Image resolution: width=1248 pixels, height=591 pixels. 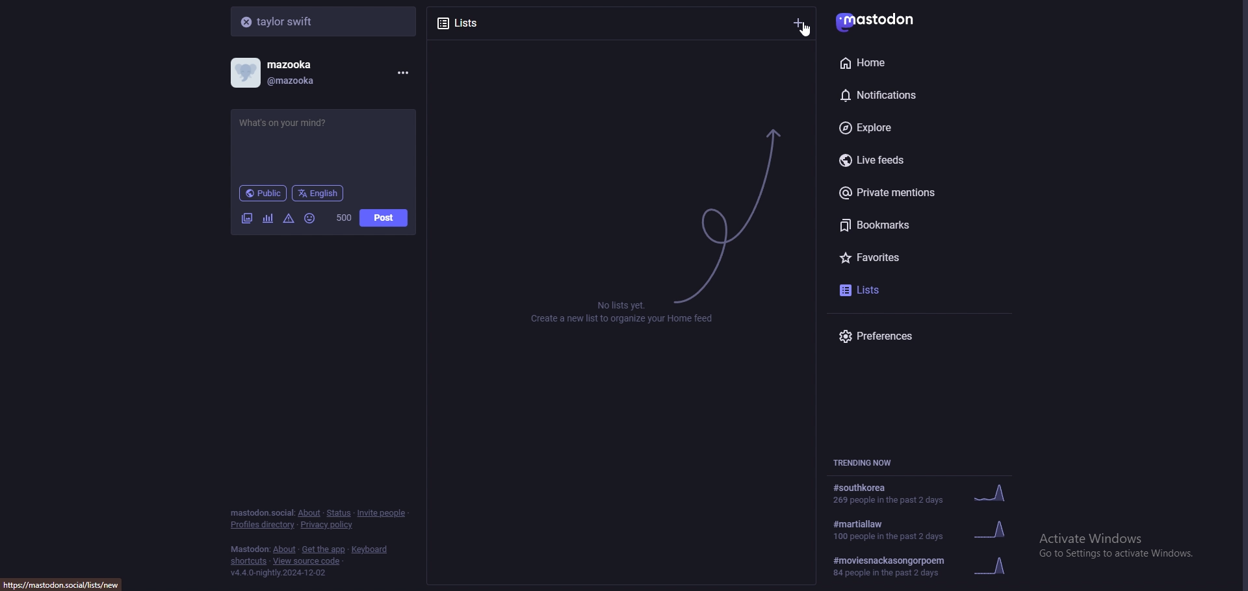 What do you see at coordinates (906, 93) in the screenshot?
I see `notifications` at bounding box center [906, 93].